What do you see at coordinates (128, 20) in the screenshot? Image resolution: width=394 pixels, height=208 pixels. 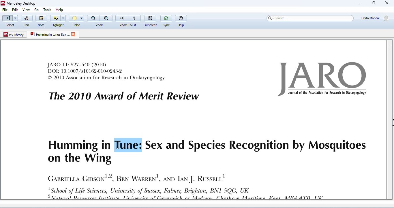 I see `zoom to fit` at bounding box center [128, 20].